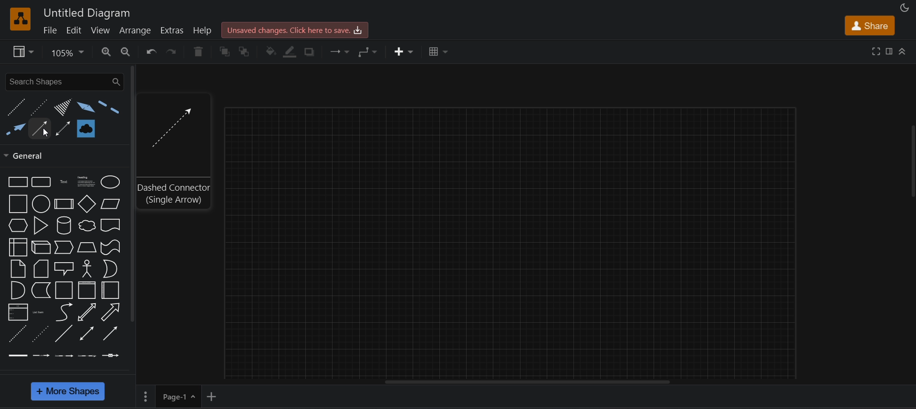 This screenshot has width=916, height=409. Describe the element at coordinates (50, 30) in the screenshot. I see `file` at that location.